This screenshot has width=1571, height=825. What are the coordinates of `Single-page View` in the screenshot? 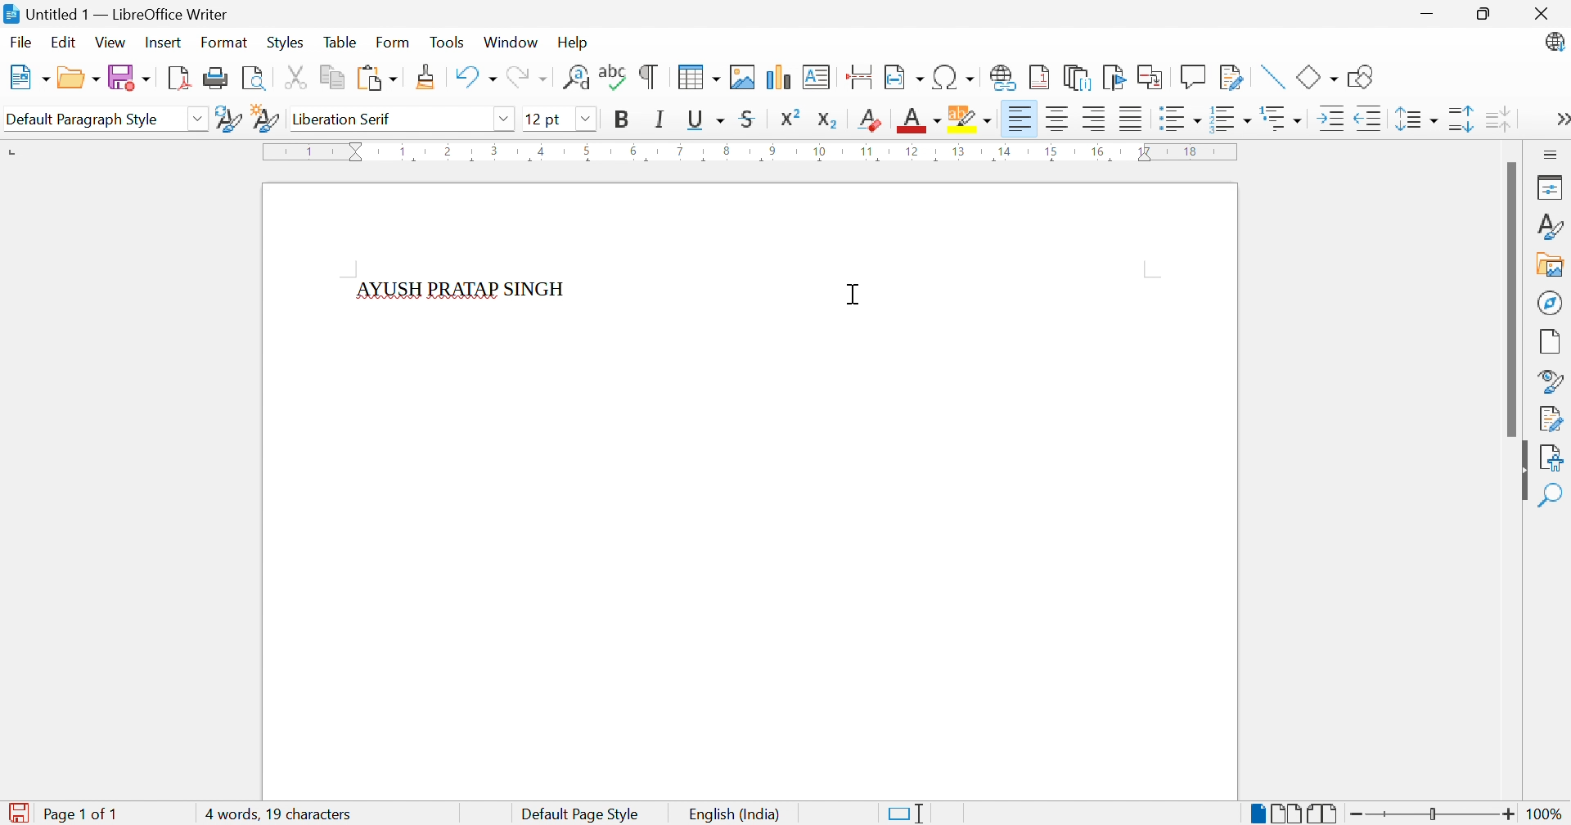 It's located at (1258, 814).